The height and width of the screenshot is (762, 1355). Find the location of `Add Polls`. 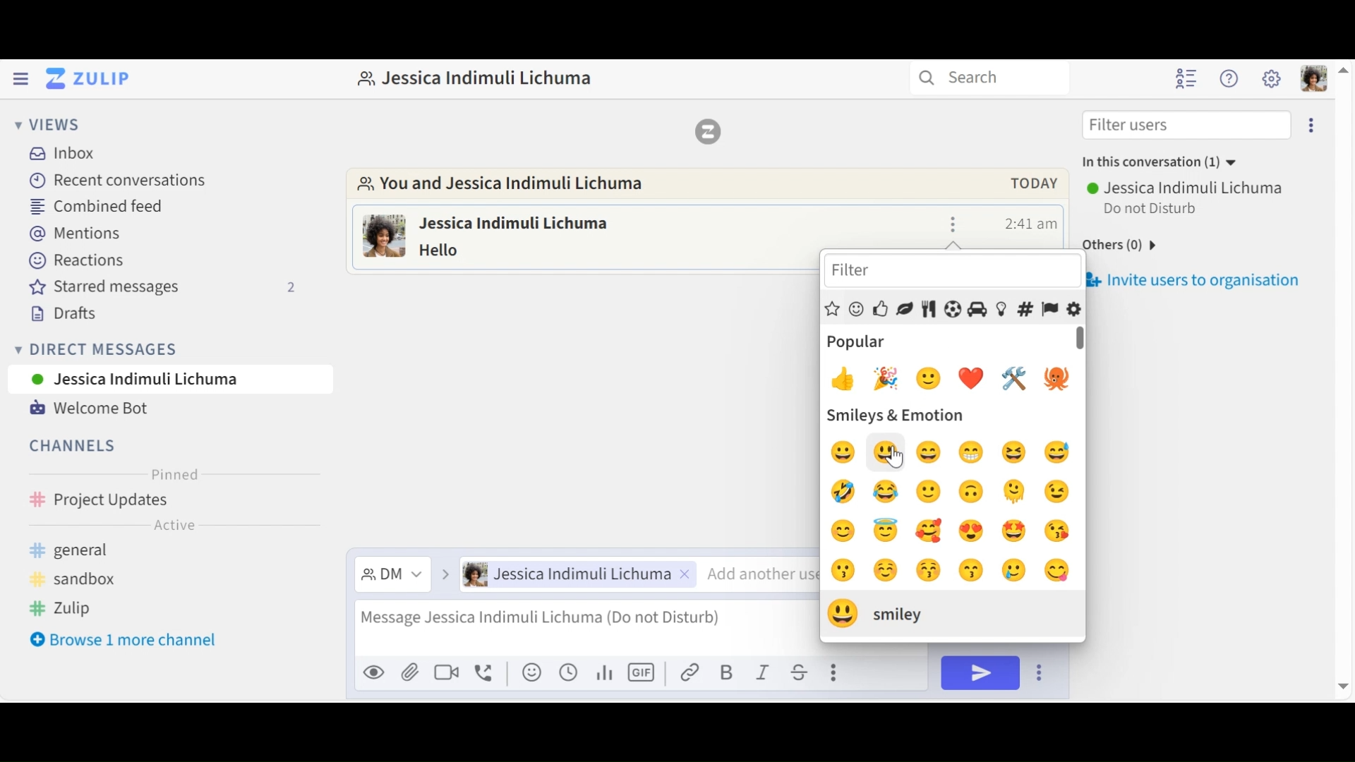

Add Polls is located at coordinates (603, 672).